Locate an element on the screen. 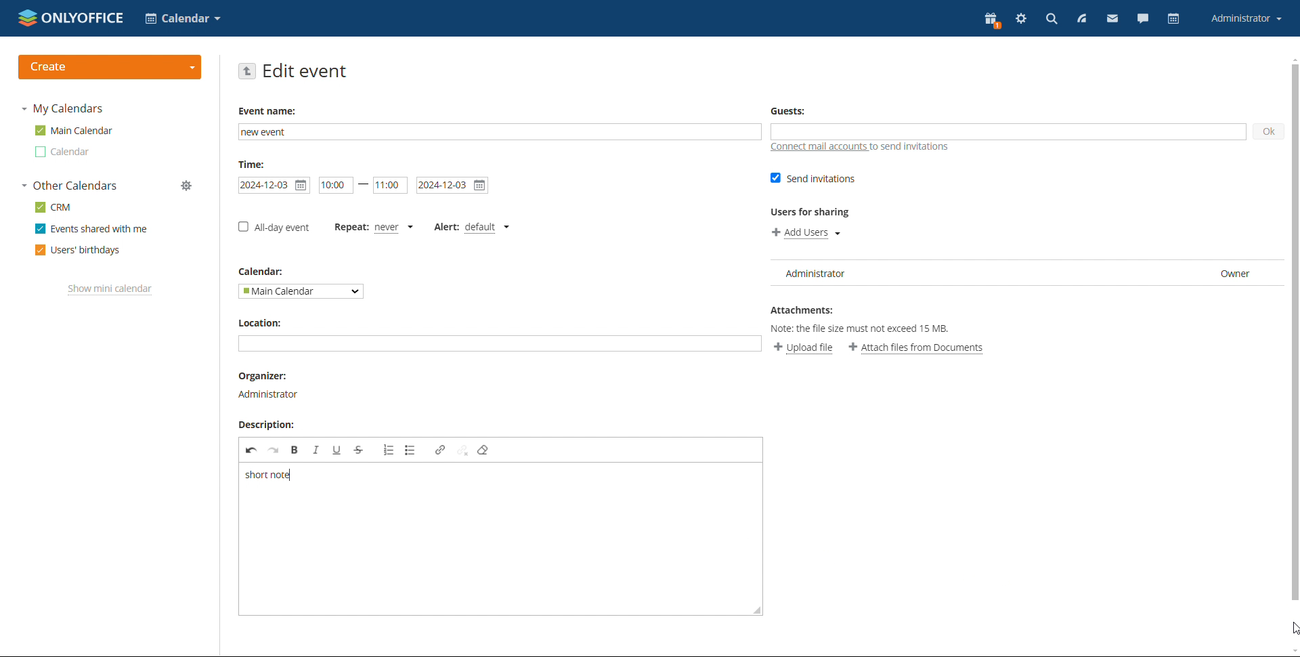 Image resolution: width=1300 pixels, height=657 pixels. create is located at coordinates (110, 67).